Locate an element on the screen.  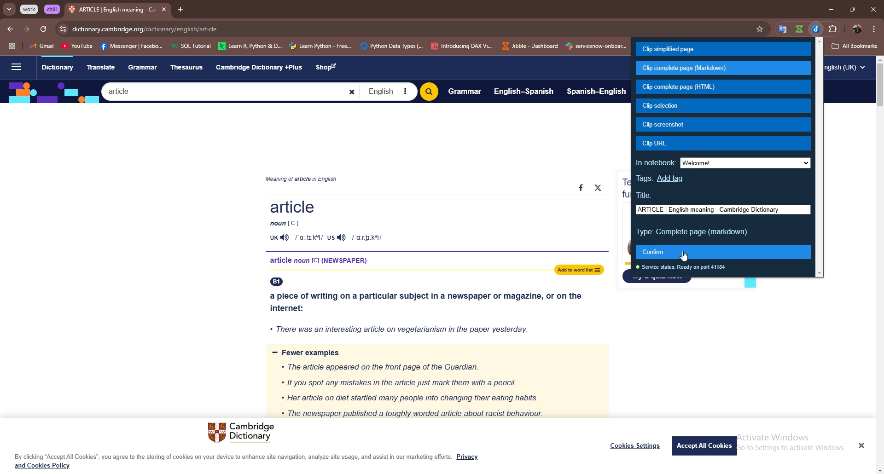
Cambridge Dictionary +Plus is located at coordinates (260, 67).